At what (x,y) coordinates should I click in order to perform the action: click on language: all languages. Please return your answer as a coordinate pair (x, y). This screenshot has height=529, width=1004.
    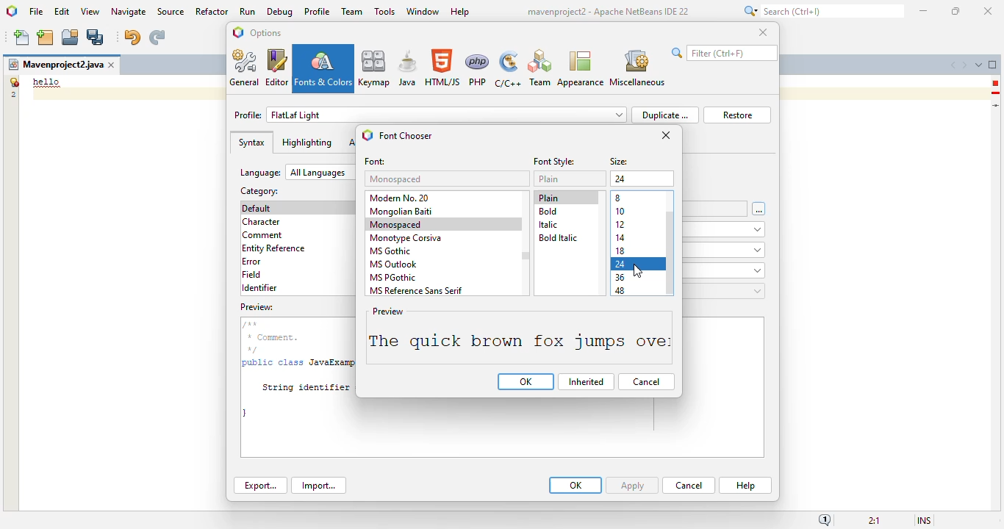
    Looking at the image, I should click on (297, 173).